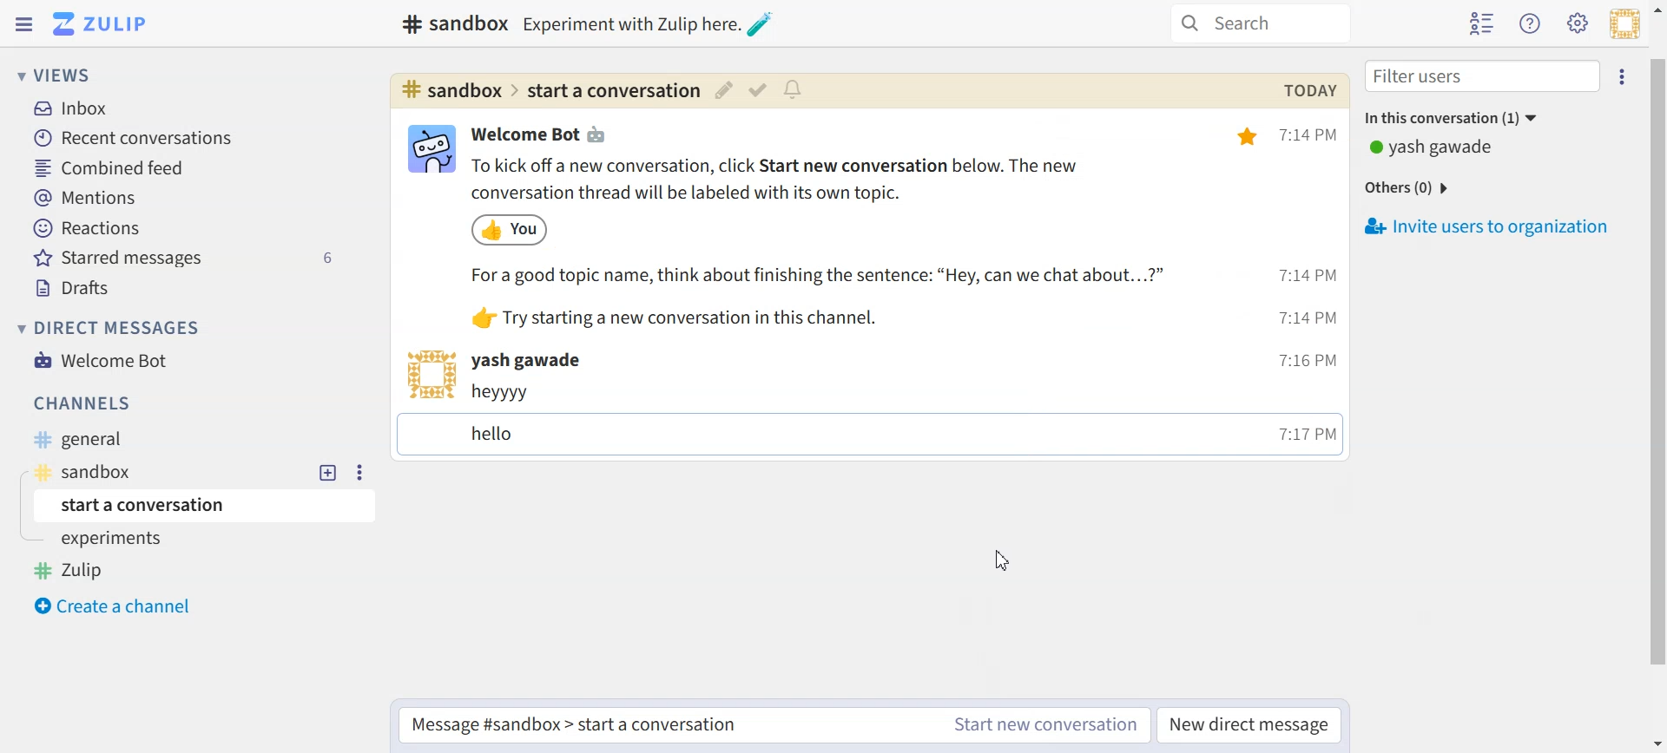 The width and height of the screenshot is (1667, 753). What do you see at coordinates (1624, 23) in the screenshot?
I see `Personal menu` at bounding box center [1624, 23].